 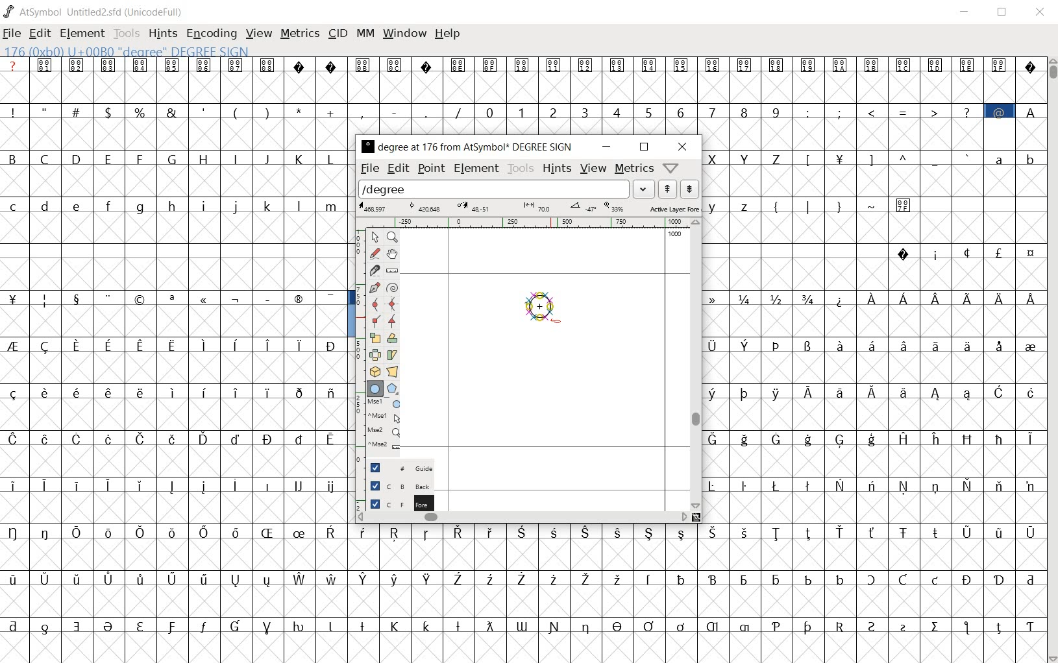 I want to click on guide, so click(x=395, y=468).